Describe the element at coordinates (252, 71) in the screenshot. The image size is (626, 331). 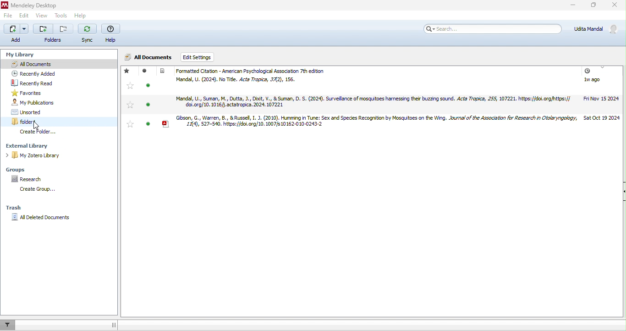
I see `‘Formatted Gitation - American Psychological Assocation 7th edition` at that location.